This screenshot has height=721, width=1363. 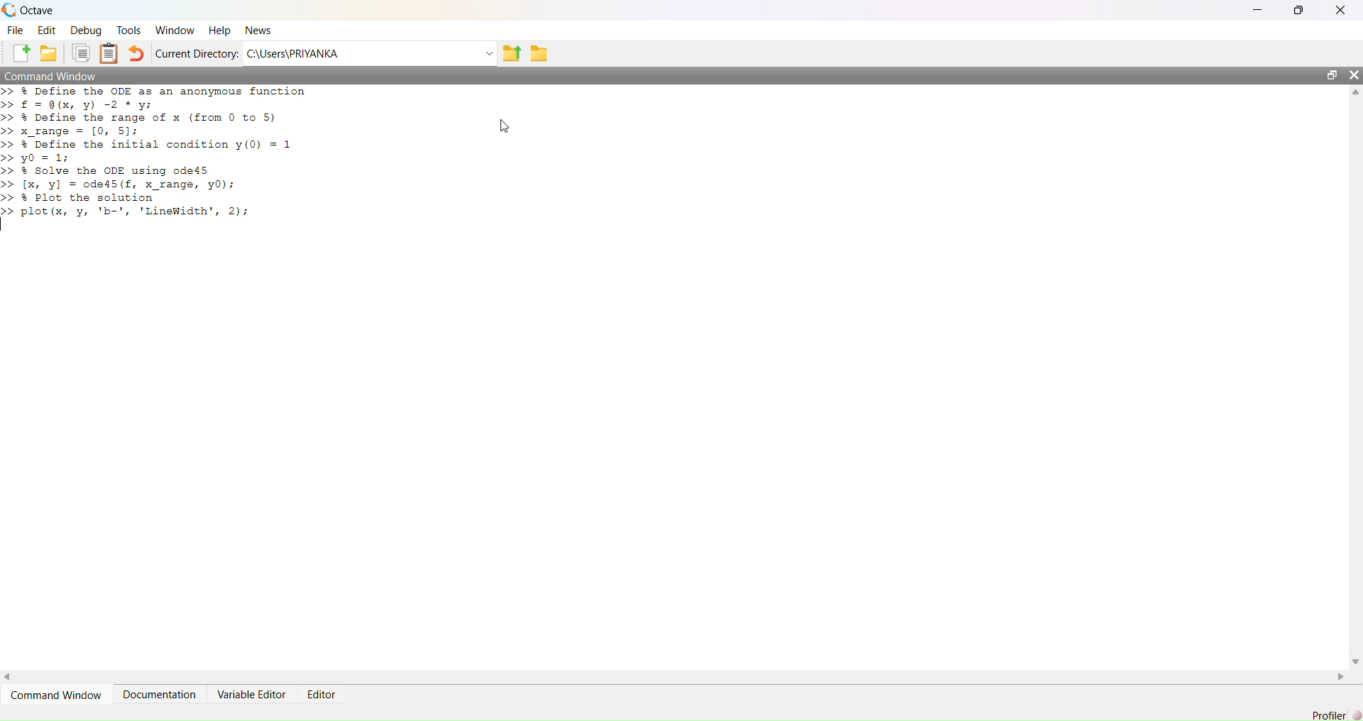 What do you see at coordinates (258, 31) in the screenshot?
I see `News` at bounding box center [258, 31].